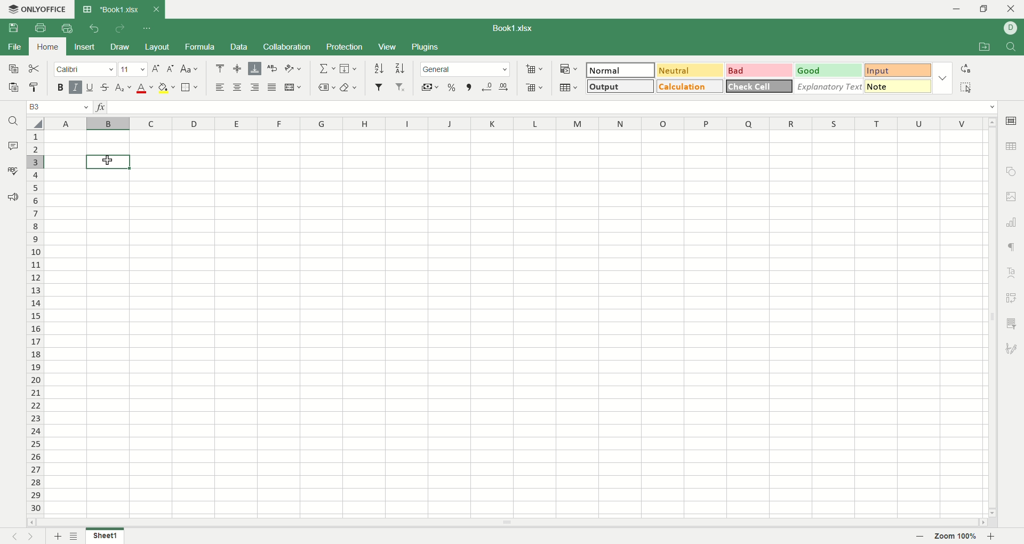 This screenshot has height=544, width=1024. What do you see at coordinates (986, 47) in the screenshot?
I see `open file location` at bounding box center [986, 47].